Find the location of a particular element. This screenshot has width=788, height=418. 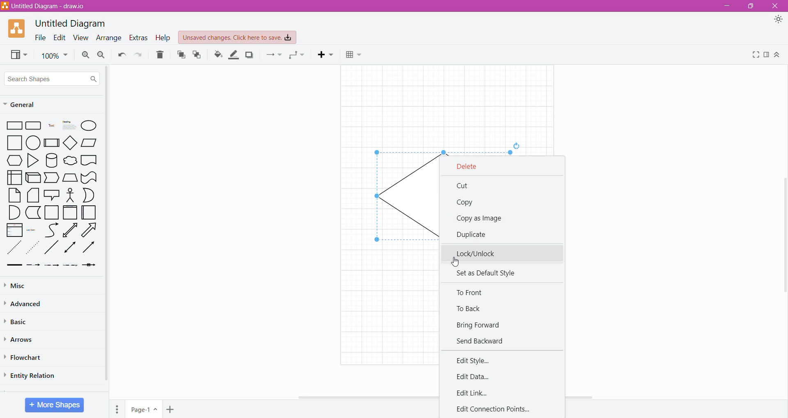

Zoom In is located at coordinates (85, 55).